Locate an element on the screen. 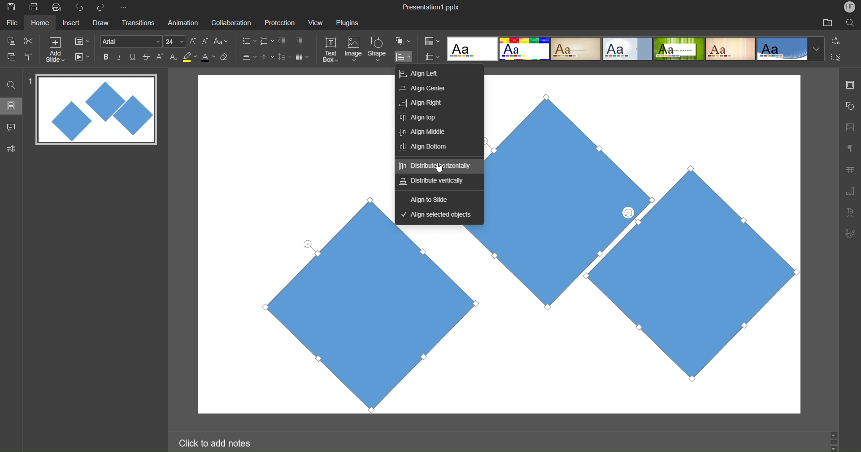 Image resolution: width=861 pixels, height=452 pixels. Superscript is located at coordinates (161, 56).